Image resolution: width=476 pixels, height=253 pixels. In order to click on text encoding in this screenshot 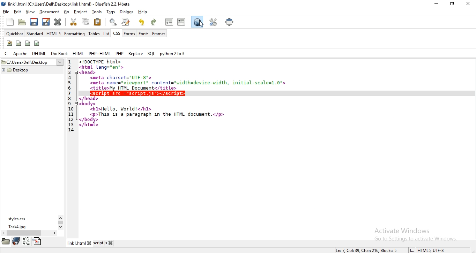, I will do `click(431, 250)`.